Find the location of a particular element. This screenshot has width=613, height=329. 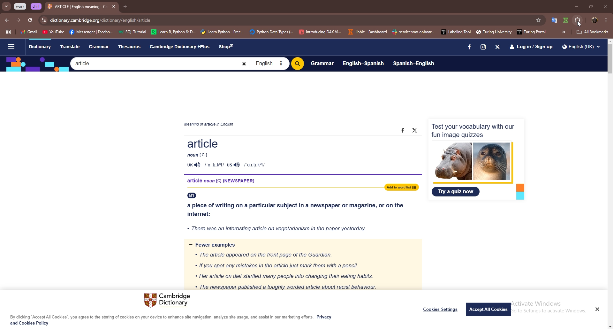

Sidebar is located at coordinates (11, 47).